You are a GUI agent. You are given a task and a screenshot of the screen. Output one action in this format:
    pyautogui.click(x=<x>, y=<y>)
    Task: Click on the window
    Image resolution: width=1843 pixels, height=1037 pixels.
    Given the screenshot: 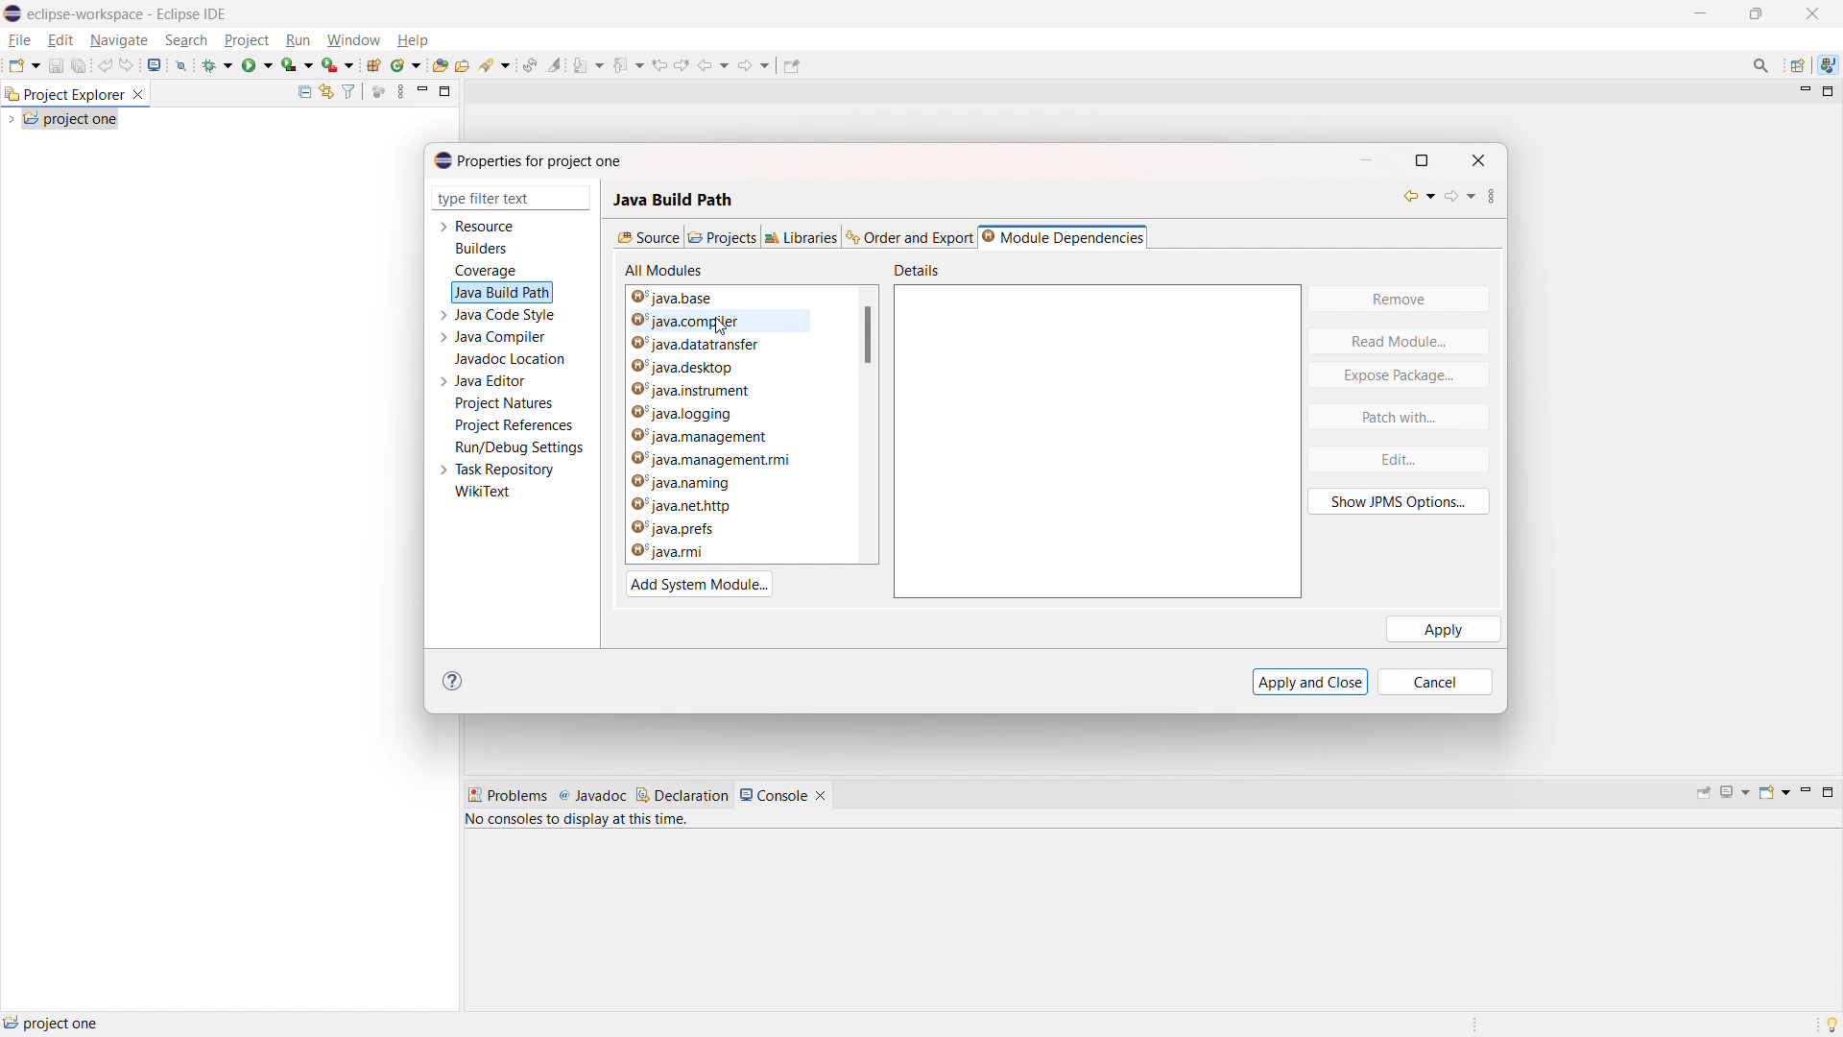 What is the action you would take?
    pyautogui.click(x=352, y=41)
    